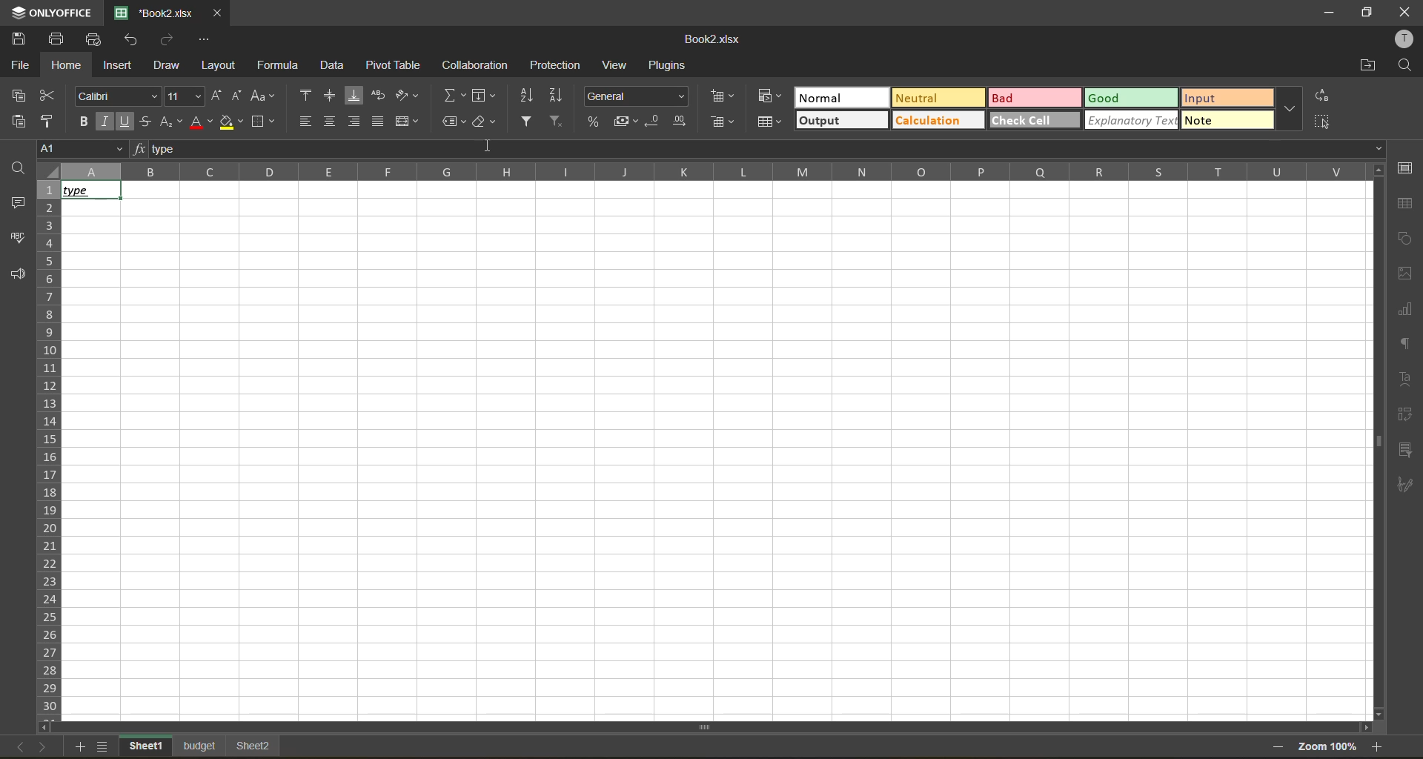  I want to click on pivot table, so click(394, 66).